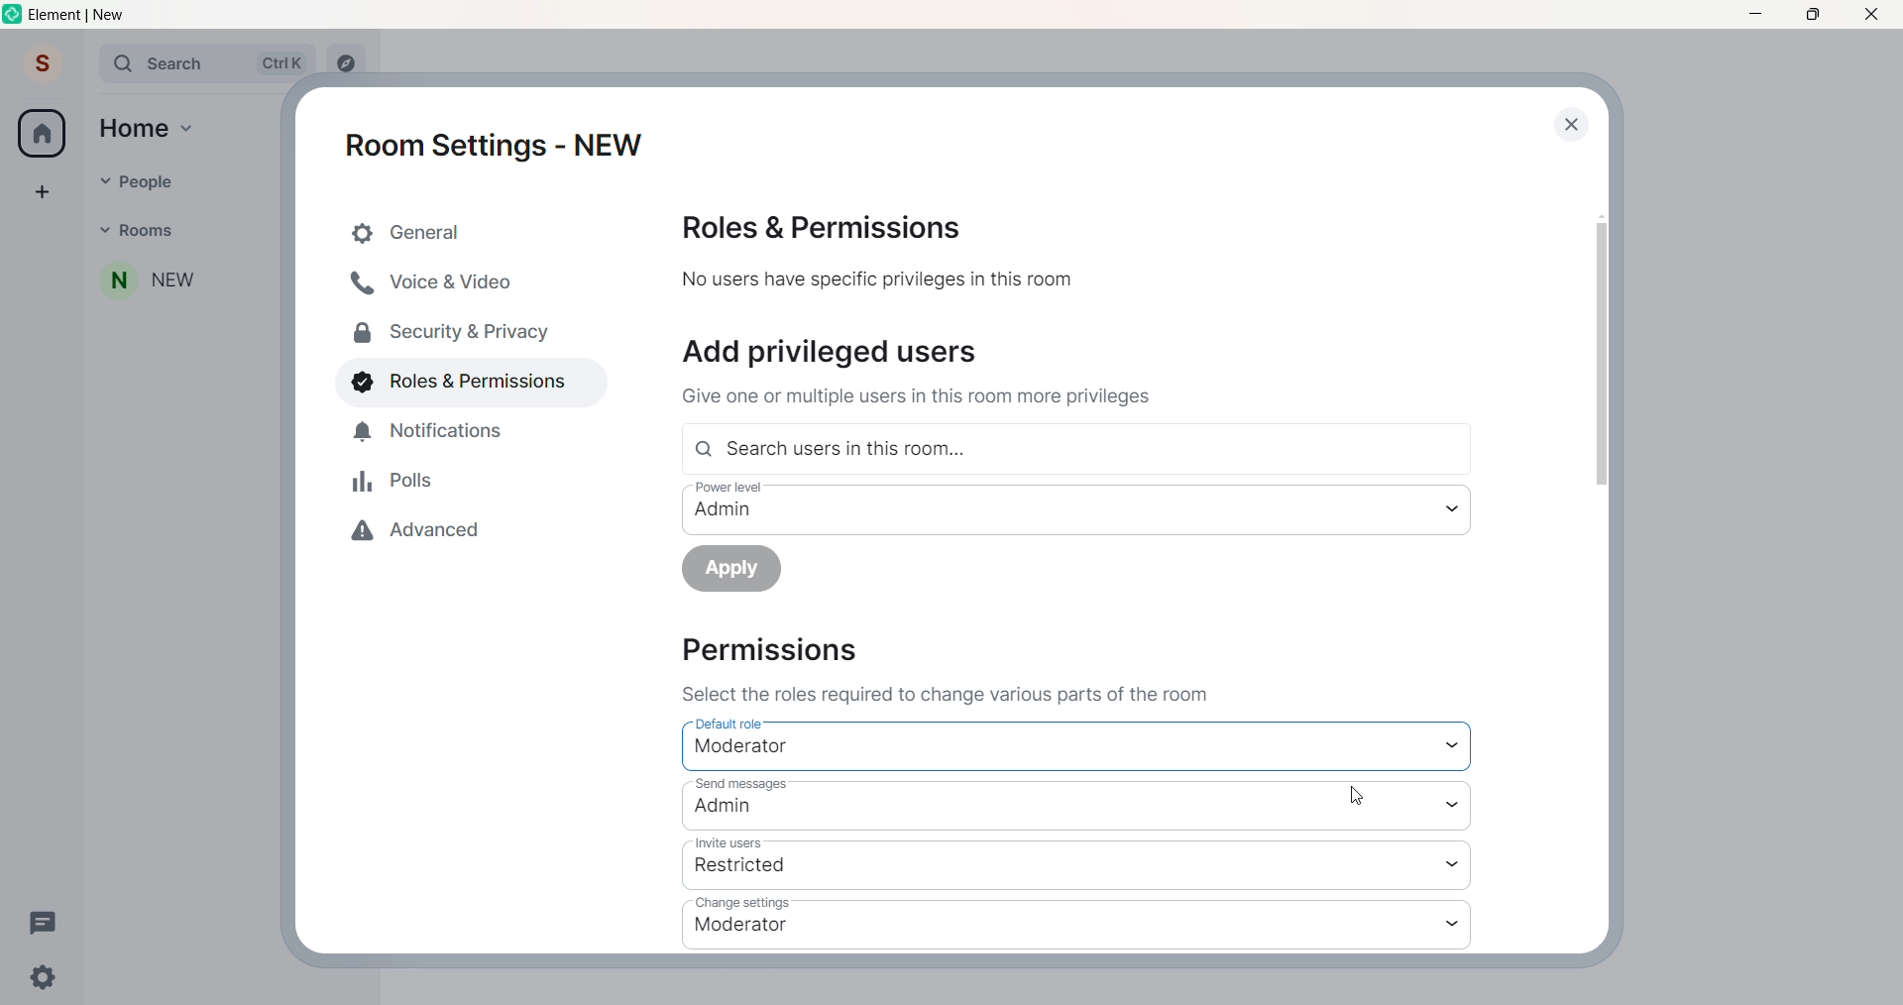 This screenshot has width=1903, height=1005. I want to click on default role - moderator, so click(880, 743).